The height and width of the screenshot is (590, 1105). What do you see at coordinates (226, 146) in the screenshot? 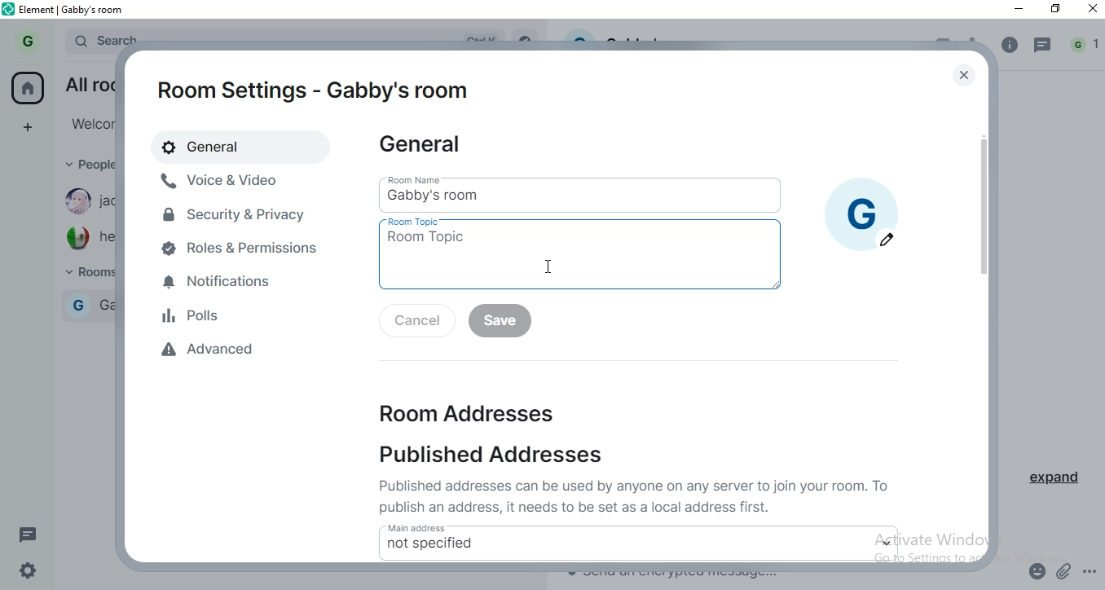
I see `general` at bounding box center [226, 146].